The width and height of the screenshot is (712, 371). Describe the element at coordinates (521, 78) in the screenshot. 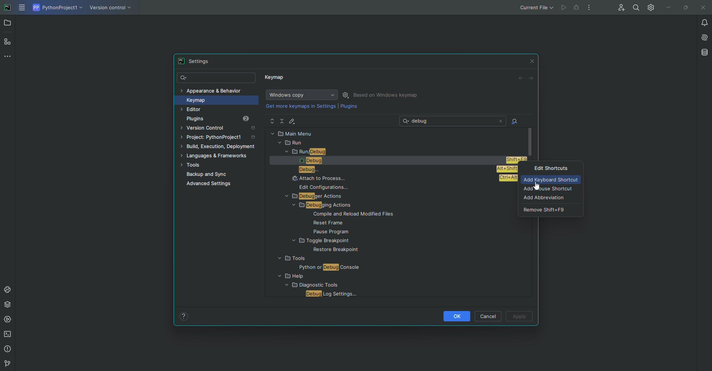

I see `Back` at that location.